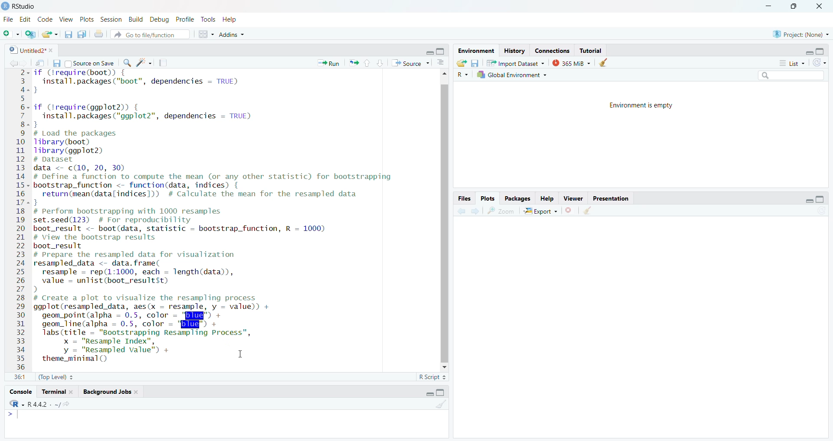  I want to click on search bar, so click(789, 75).